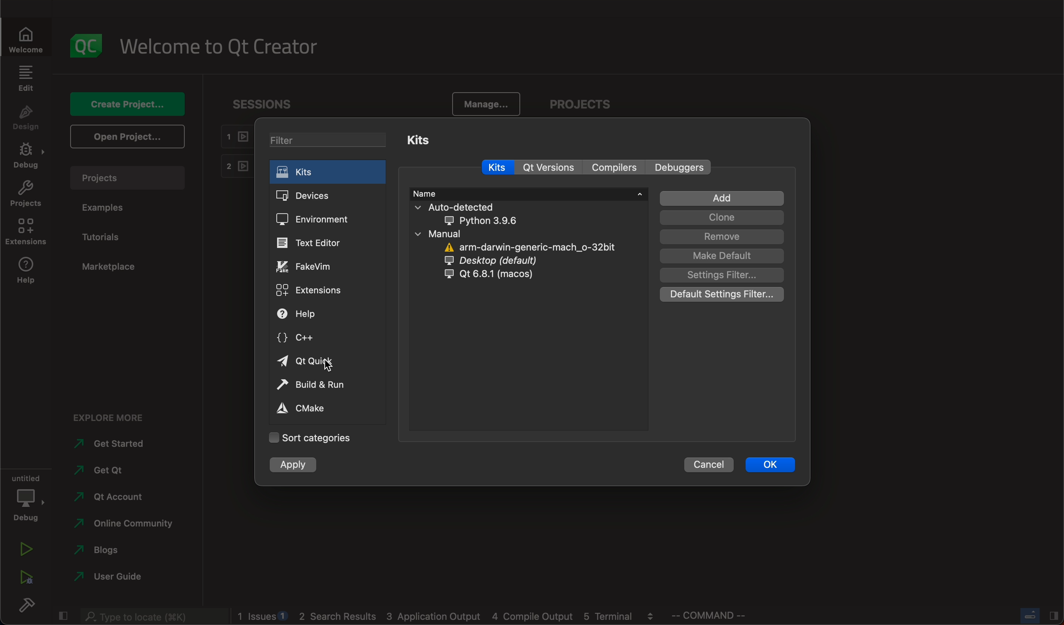  What do you see at coordinates (323, 222) in the screenshot?
I see `environment` at bounding box center [323, 222].